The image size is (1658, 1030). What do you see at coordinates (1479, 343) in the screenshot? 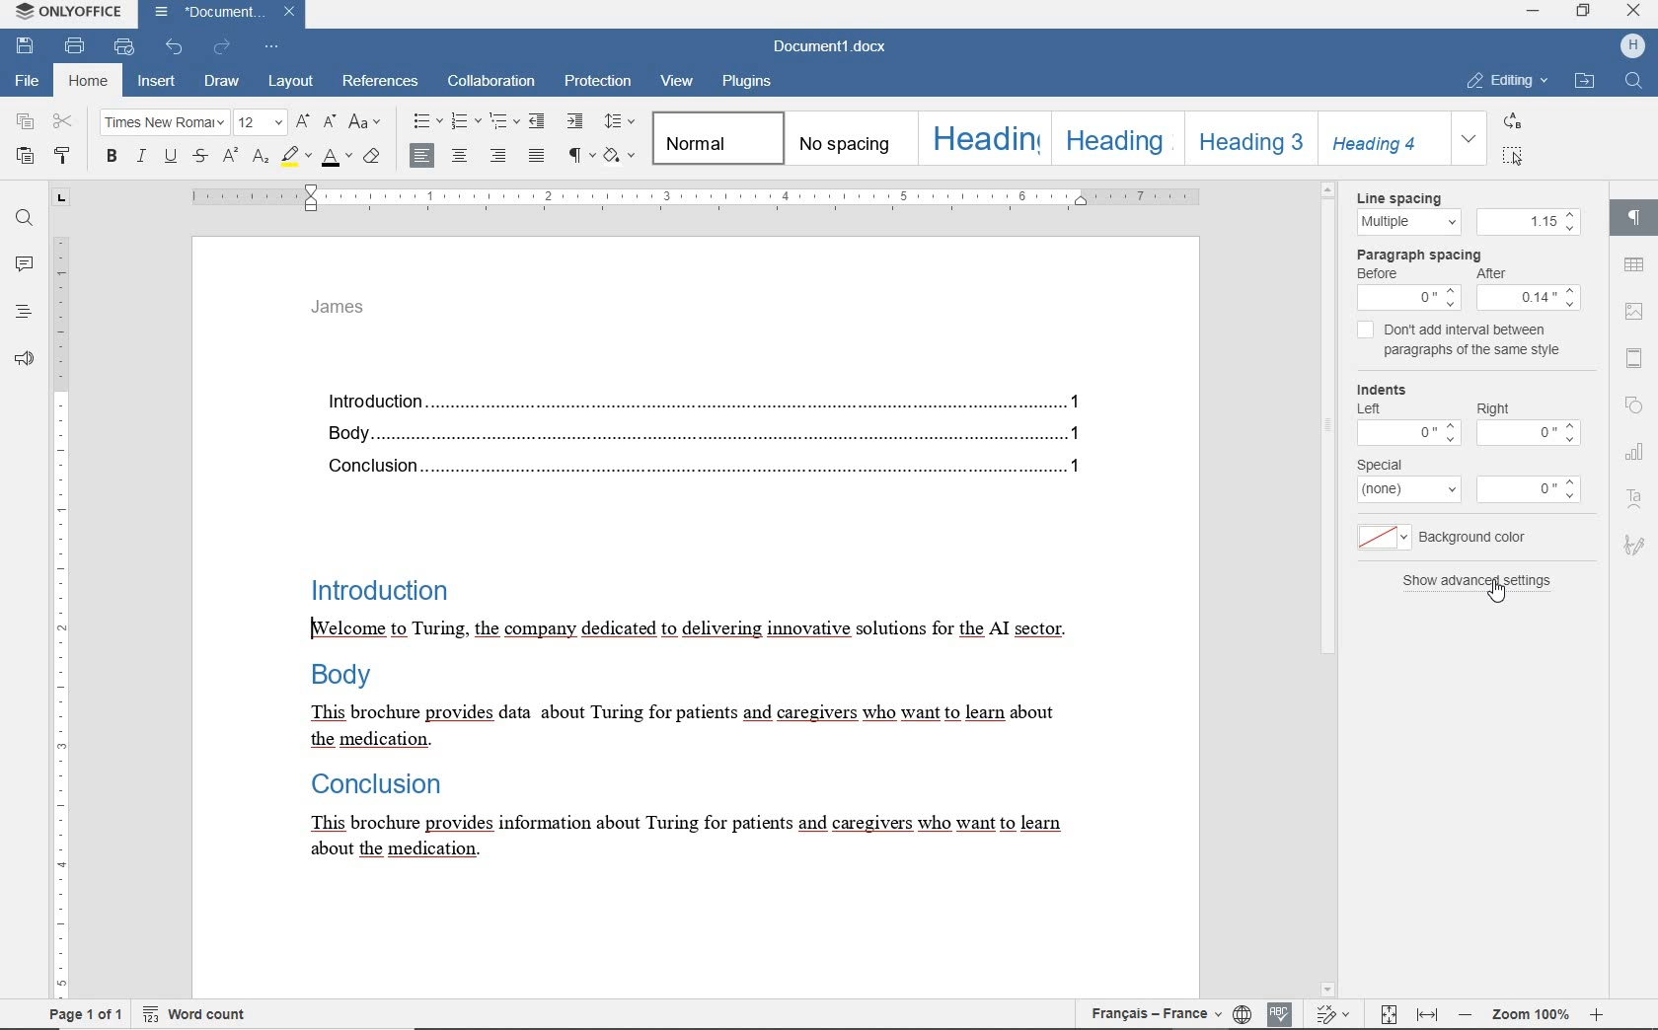
I see `don't add interval between paragraphs of the same style` at bounding box center [1479, 343].